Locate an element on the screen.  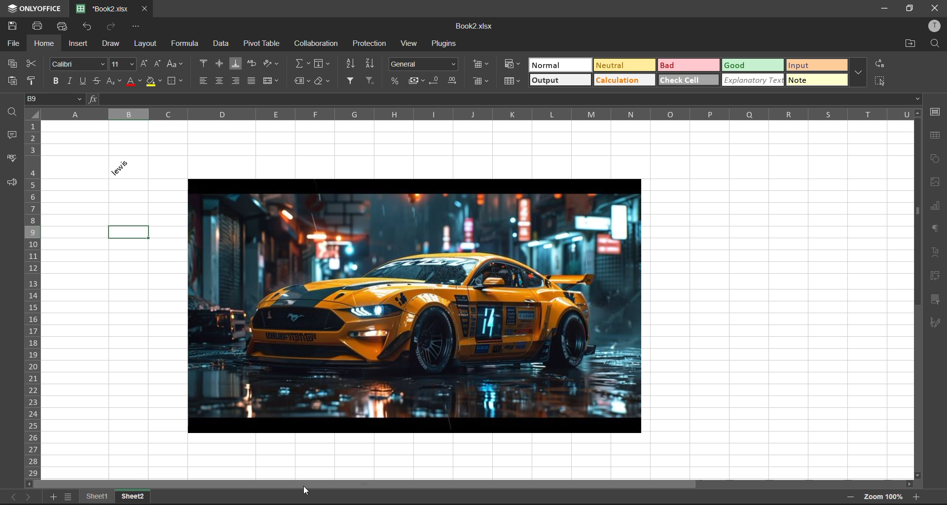
increment size is located at coordinates (147, 65).